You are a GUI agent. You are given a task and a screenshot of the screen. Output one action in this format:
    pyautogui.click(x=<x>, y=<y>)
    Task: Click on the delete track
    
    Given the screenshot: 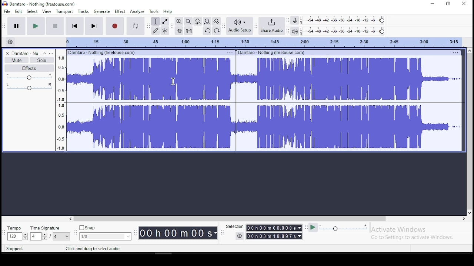 What is the action you would take?
    pyautogui.click(x=6, y=54)
    